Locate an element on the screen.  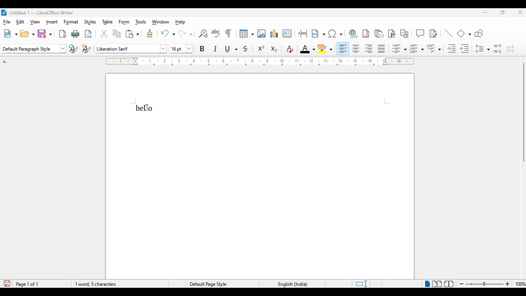
file is located at coordinates (6, 22).